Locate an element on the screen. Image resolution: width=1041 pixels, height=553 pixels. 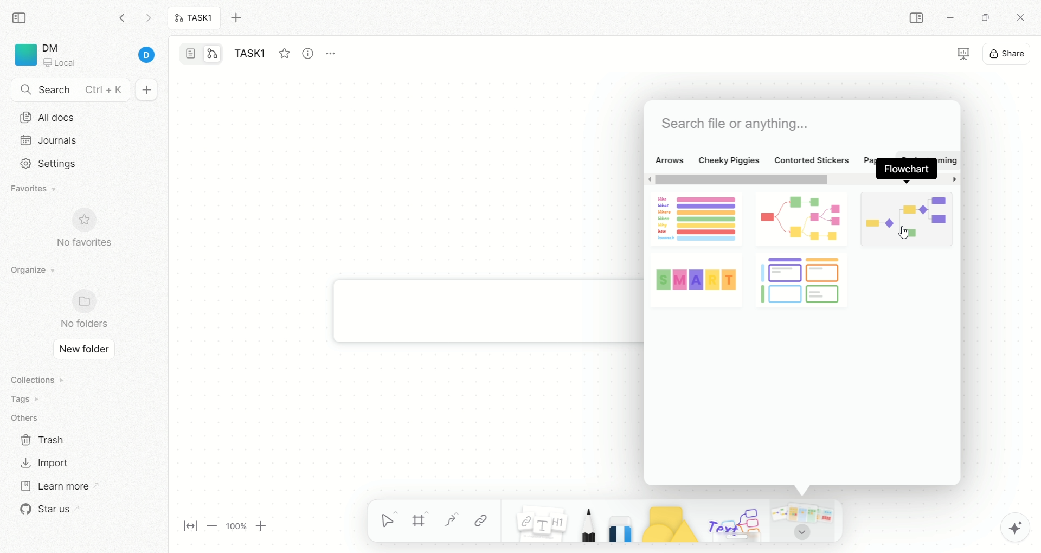
import is located at coordinates (43, 462).